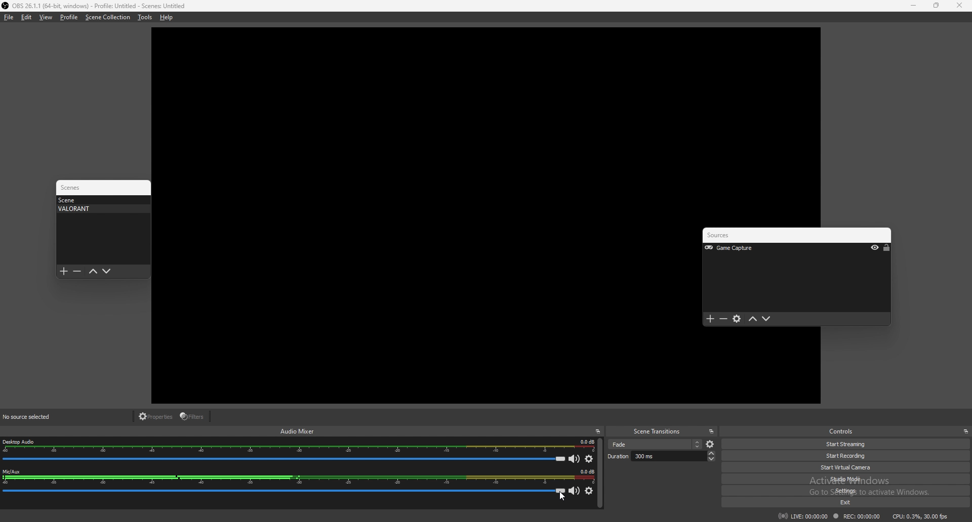 The height and width of the screenshot is (522, 972). I want to click on scene, so click(100, 200).